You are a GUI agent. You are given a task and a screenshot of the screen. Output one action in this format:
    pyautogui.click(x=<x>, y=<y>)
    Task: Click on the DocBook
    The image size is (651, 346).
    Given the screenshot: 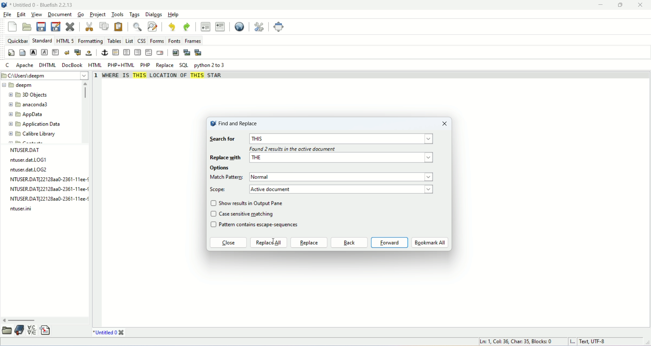 What is the action you would take?
    pyautogui.click(x=73, y=65)
    